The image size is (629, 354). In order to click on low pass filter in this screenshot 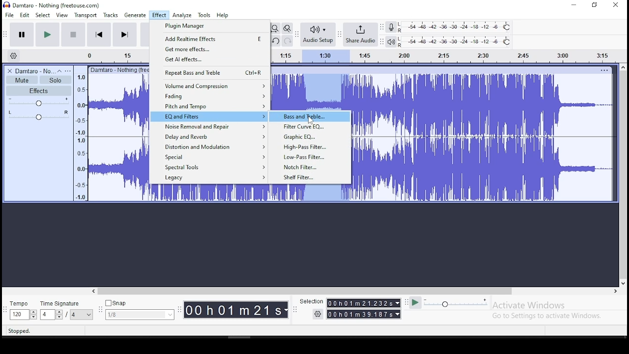, I will do `click(312, 157)`.